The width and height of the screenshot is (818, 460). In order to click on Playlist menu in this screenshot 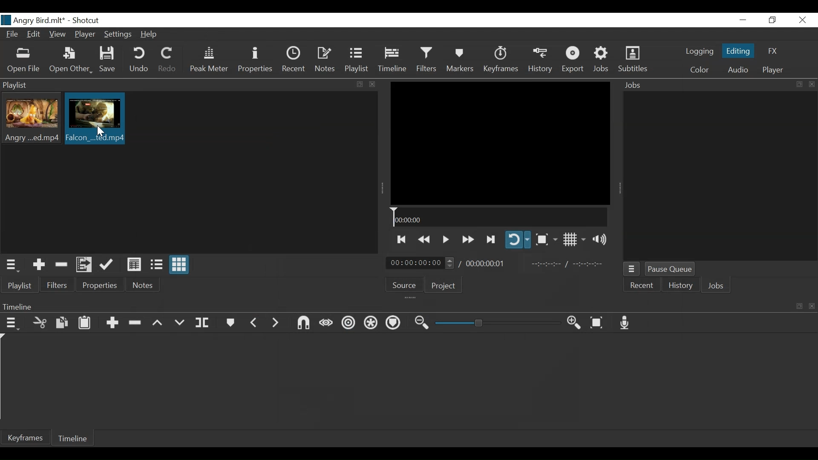, I will do `click(13, 265)`.